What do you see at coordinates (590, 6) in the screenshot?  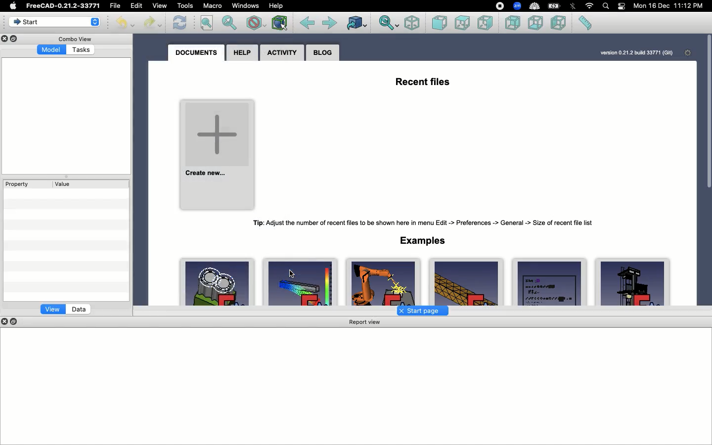 I see `Internet` at bounding box center [590, 6].